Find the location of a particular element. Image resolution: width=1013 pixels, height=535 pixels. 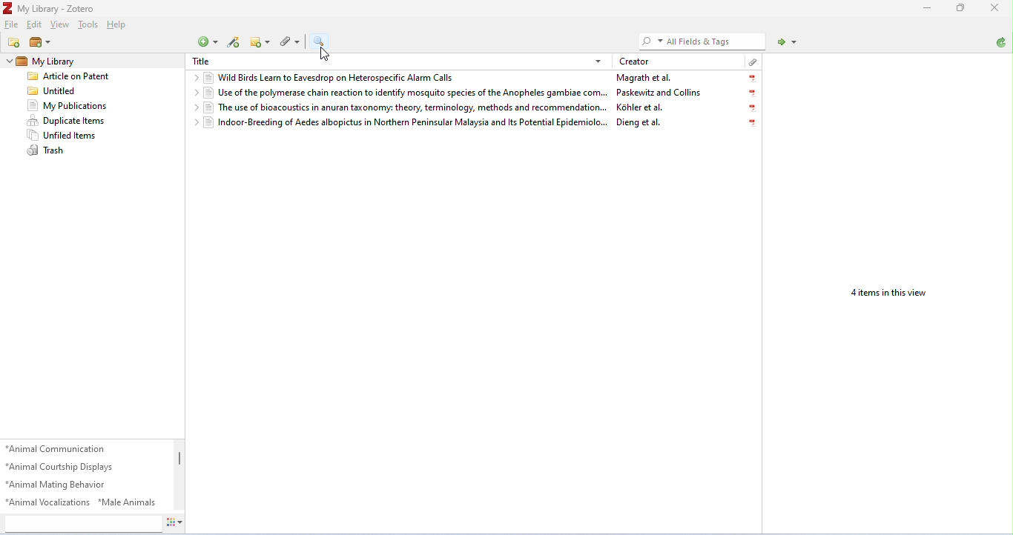

Use of the polymerase chain reaction to identify mosquito species of the Anopheles gambiae complex is located at coordinates (406, 93).